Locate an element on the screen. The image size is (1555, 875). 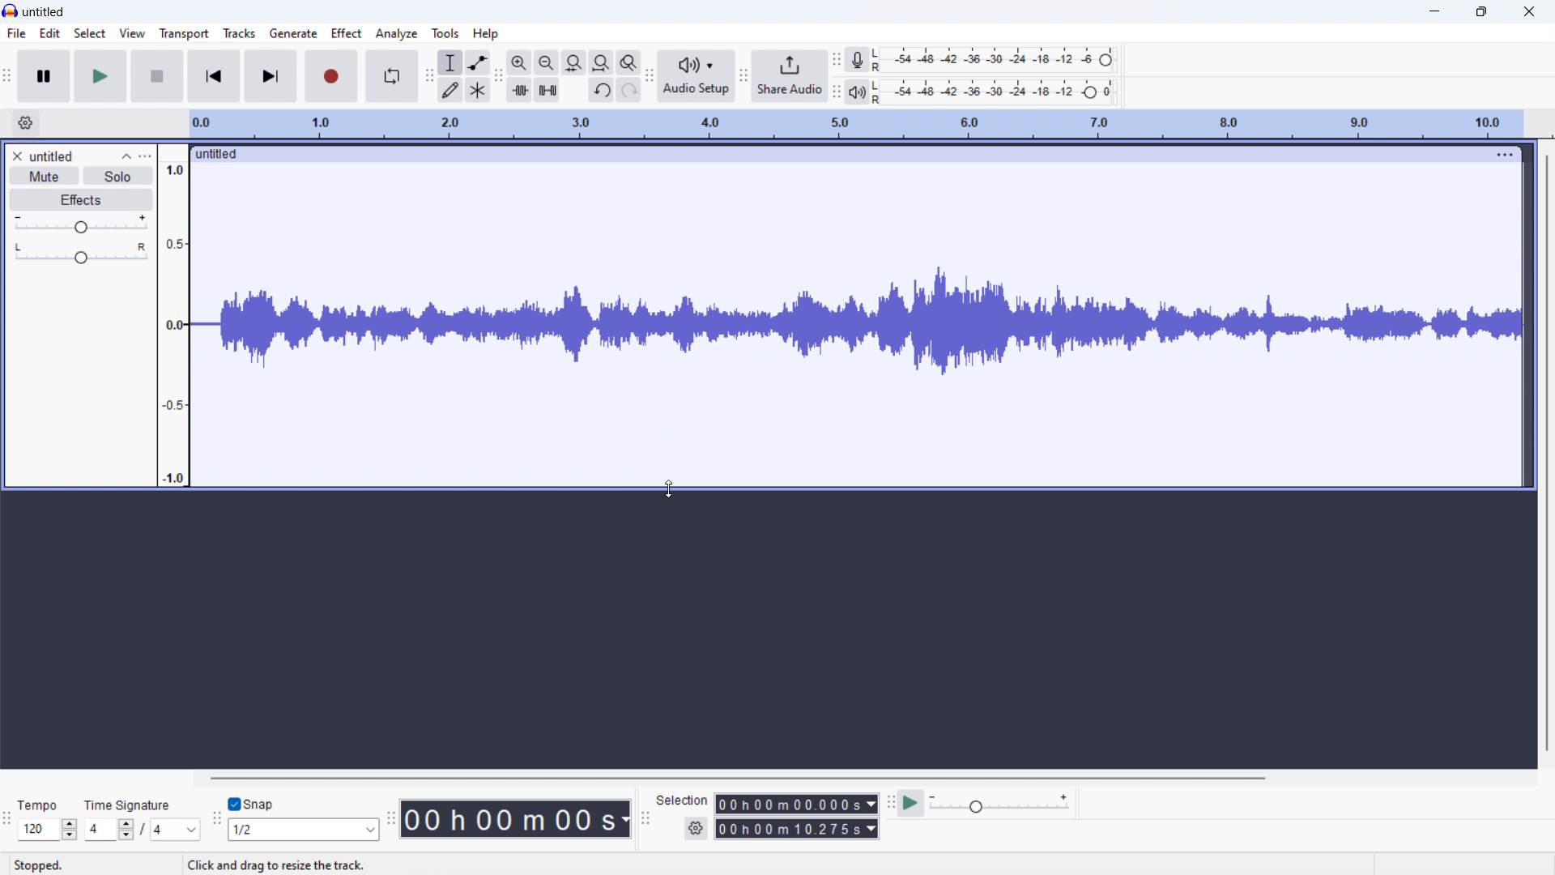
collapse is located at coordinates (130, 155).